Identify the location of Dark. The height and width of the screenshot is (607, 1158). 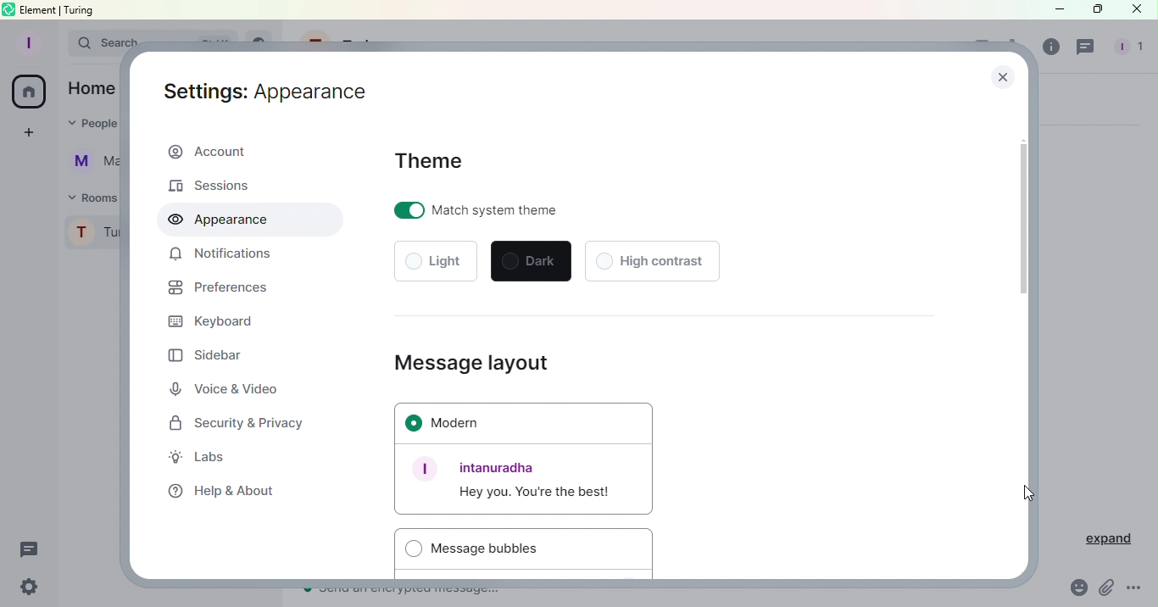
(537, 260).